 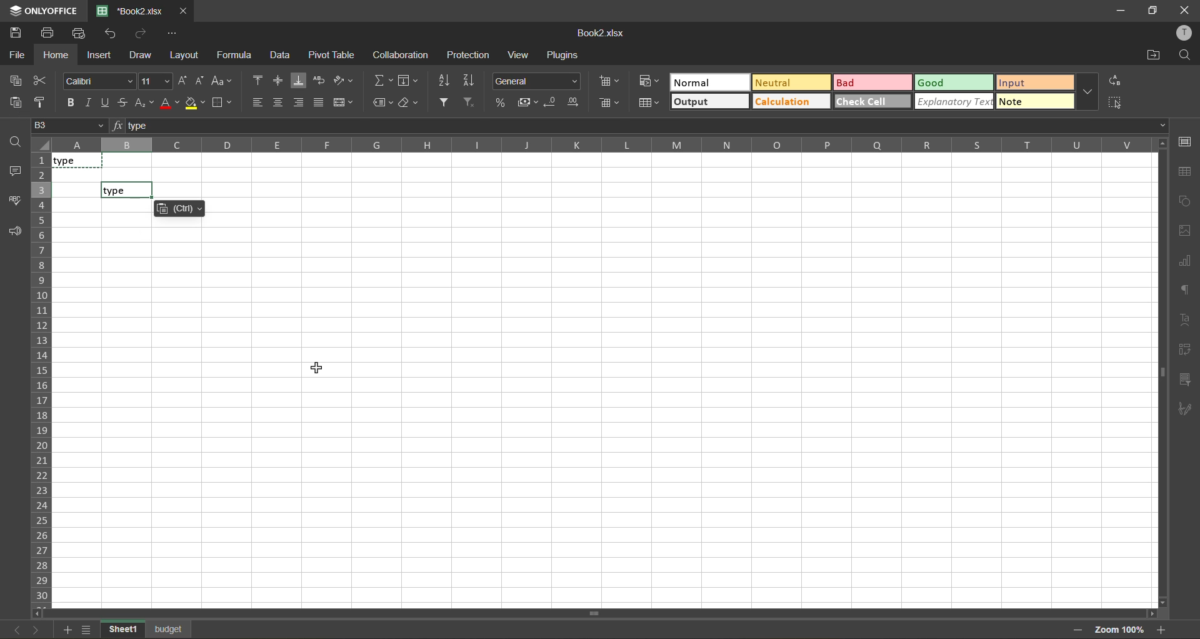 I want to click on pivot table, so click(x=1184, y=348).